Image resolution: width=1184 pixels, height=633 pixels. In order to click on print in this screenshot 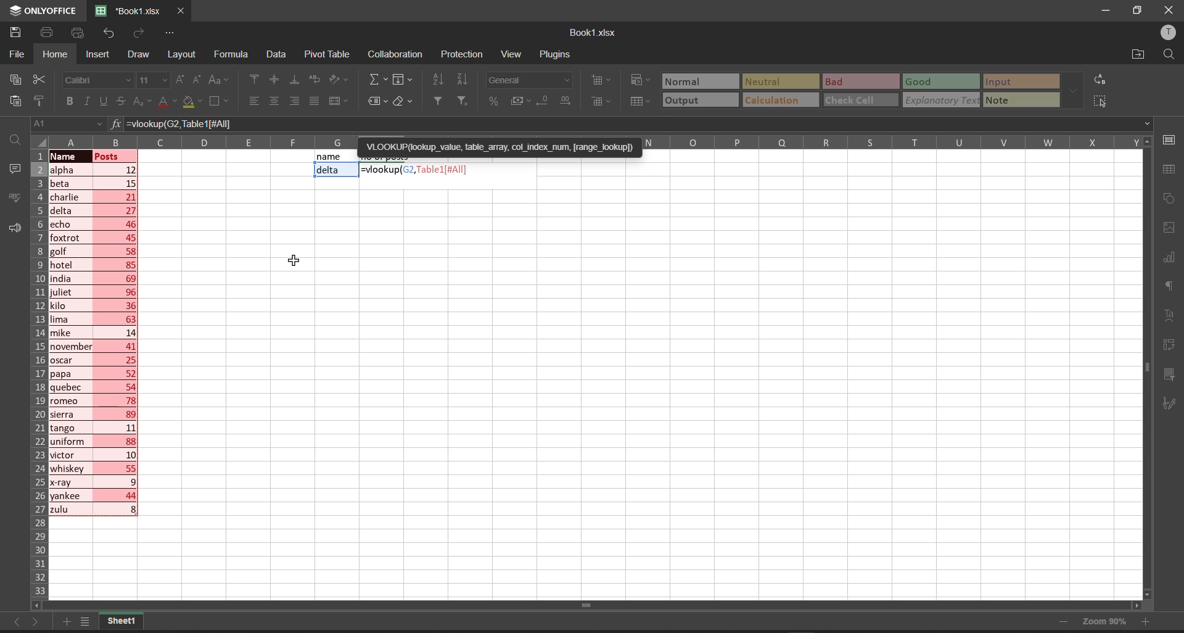, I will do `click(47, 33)`.